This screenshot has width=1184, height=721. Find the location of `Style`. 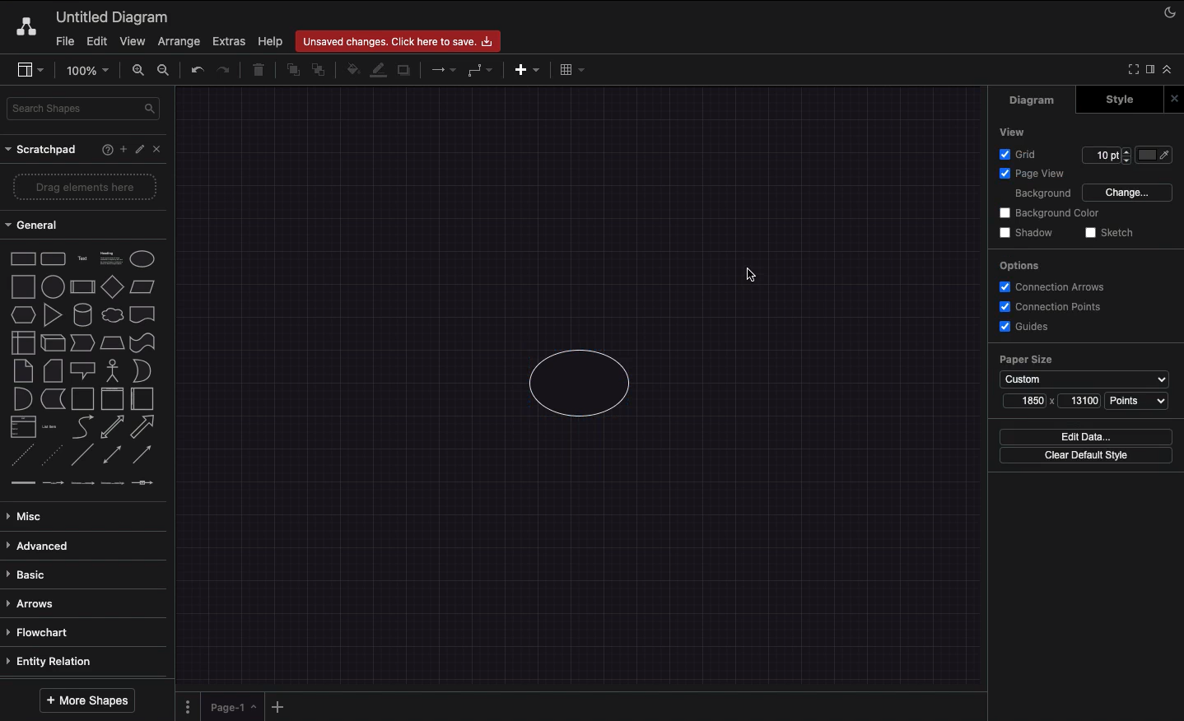

Style is located at coordinates (1121, 99).